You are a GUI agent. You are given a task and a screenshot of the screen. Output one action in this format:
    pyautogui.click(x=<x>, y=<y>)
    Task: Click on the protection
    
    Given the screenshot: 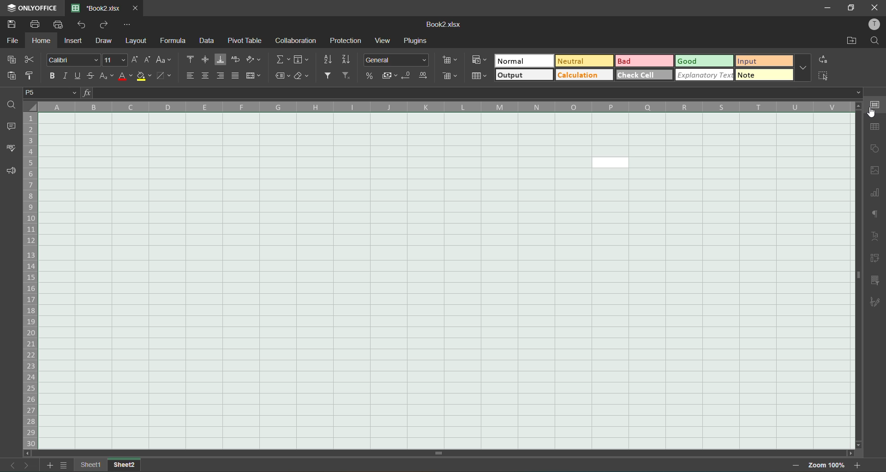 What is the action you would take?
    pyautogui.click(x=346, y=42)
    